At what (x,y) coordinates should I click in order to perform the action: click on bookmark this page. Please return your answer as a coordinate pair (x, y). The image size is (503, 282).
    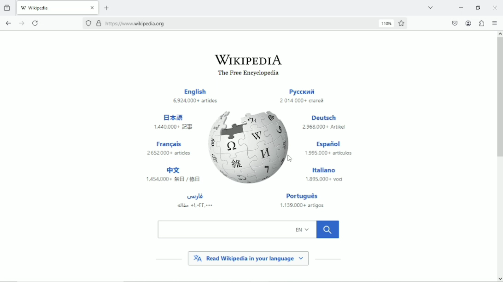
    Looking at the image, I should click on (402, 23).